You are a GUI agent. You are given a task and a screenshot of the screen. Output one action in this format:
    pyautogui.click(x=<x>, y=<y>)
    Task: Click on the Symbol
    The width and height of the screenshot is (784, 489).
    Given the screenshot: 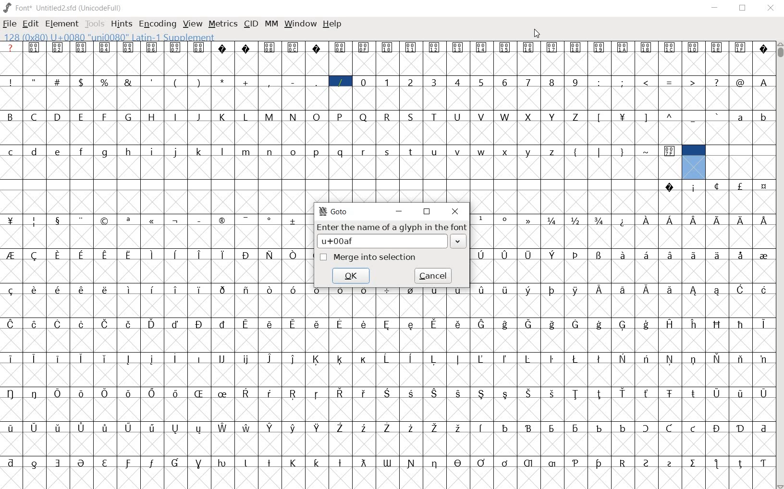 What is the action you would take?
    pyautogui.click(x=670, y=463)
    